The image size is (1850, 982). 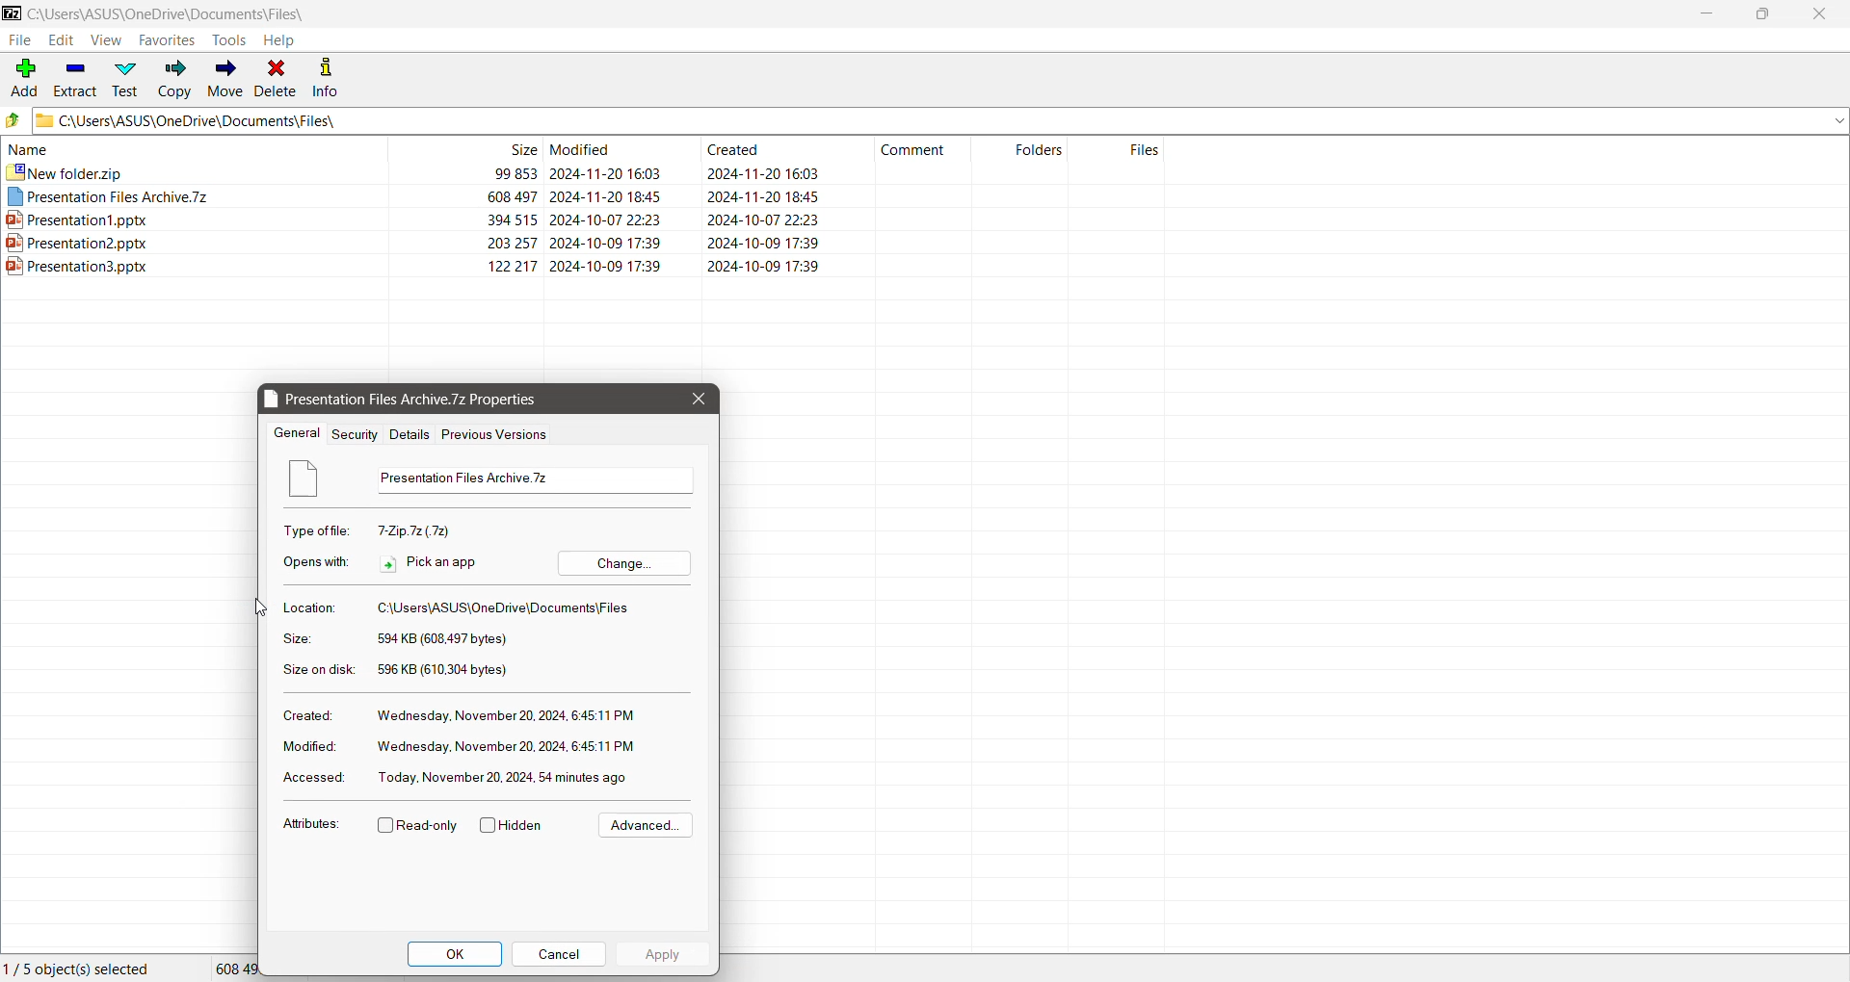 I want to click on folders, so click(x=1024, y=148).